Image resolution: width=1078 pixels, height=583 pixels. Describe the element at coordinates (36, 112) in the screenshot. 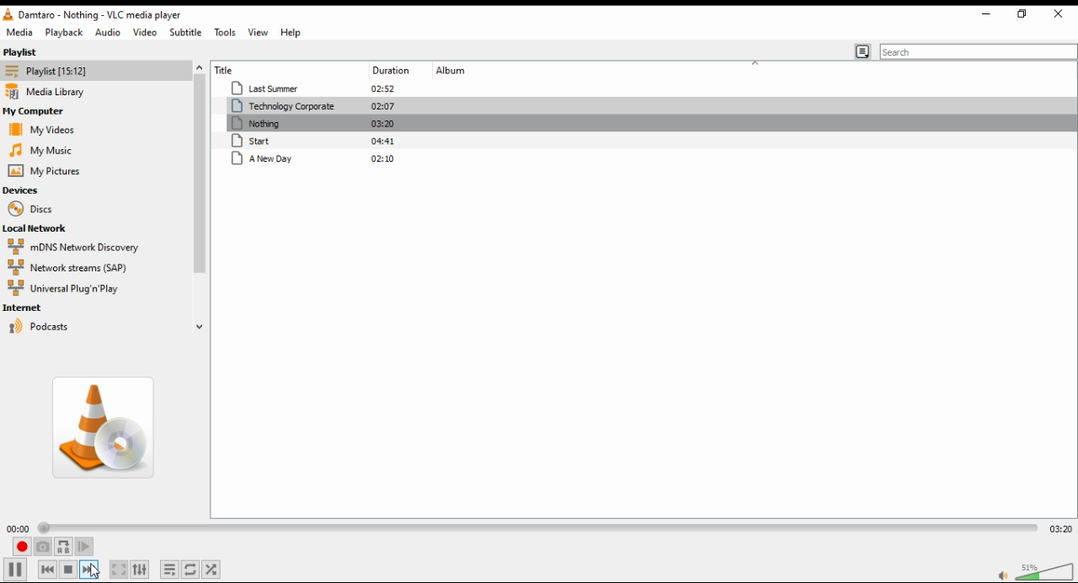

I see `my computer` at that location.